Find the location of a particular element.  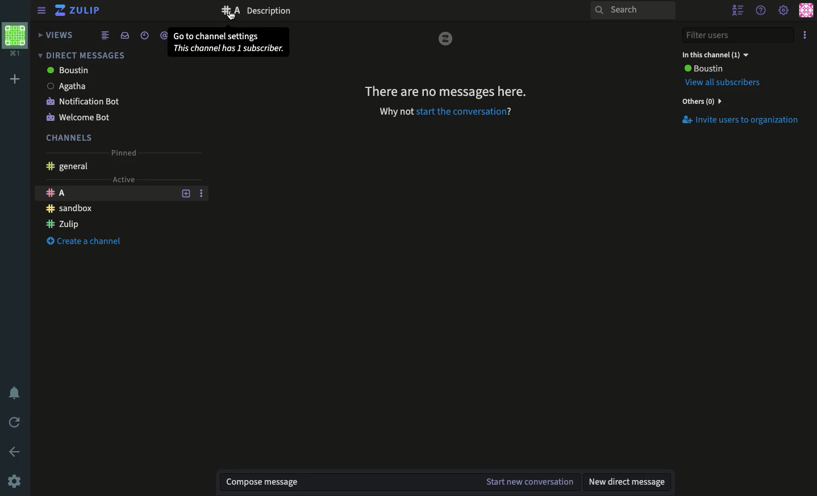

Notification is located at coordinates (15, 394).